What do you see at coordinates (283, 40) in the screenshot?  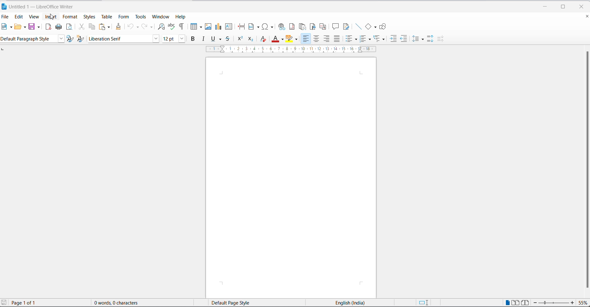 I see `font color options` at bounding box center [283, 40].